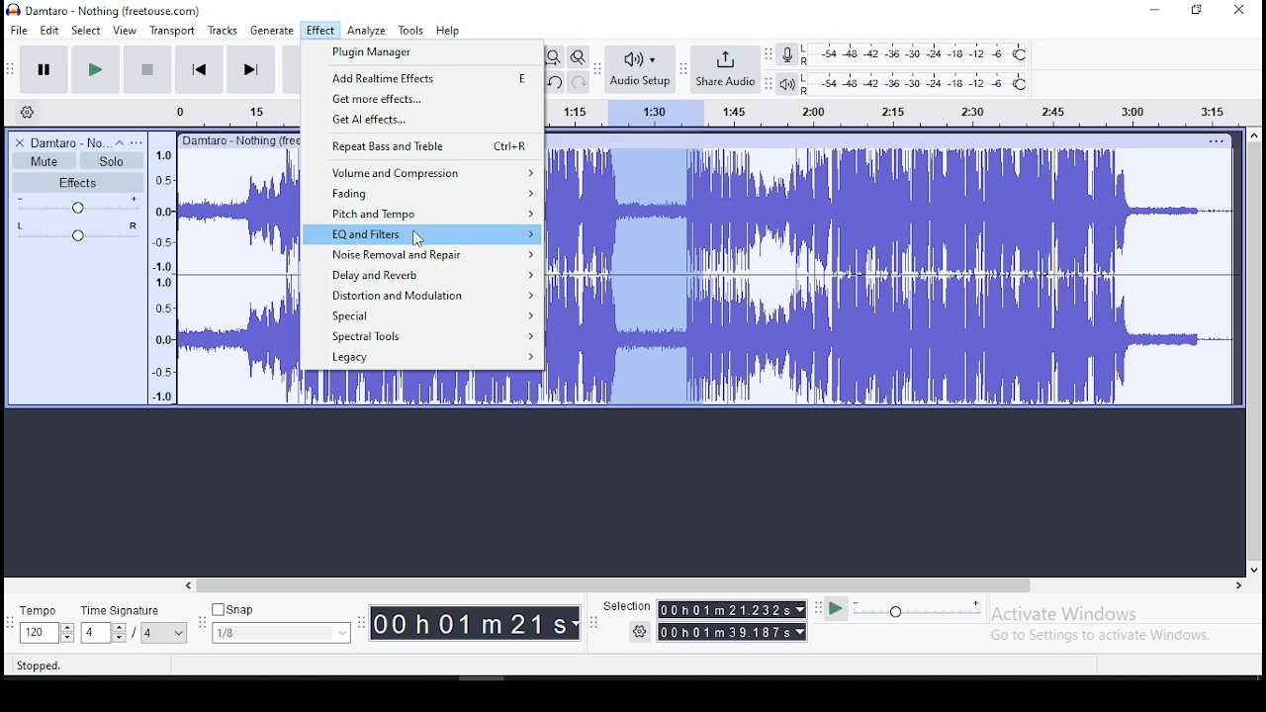 The image size is (1266, 712). Describe the element at coordinates (917, 53) in the screenshot. I see `recording level` at that location.